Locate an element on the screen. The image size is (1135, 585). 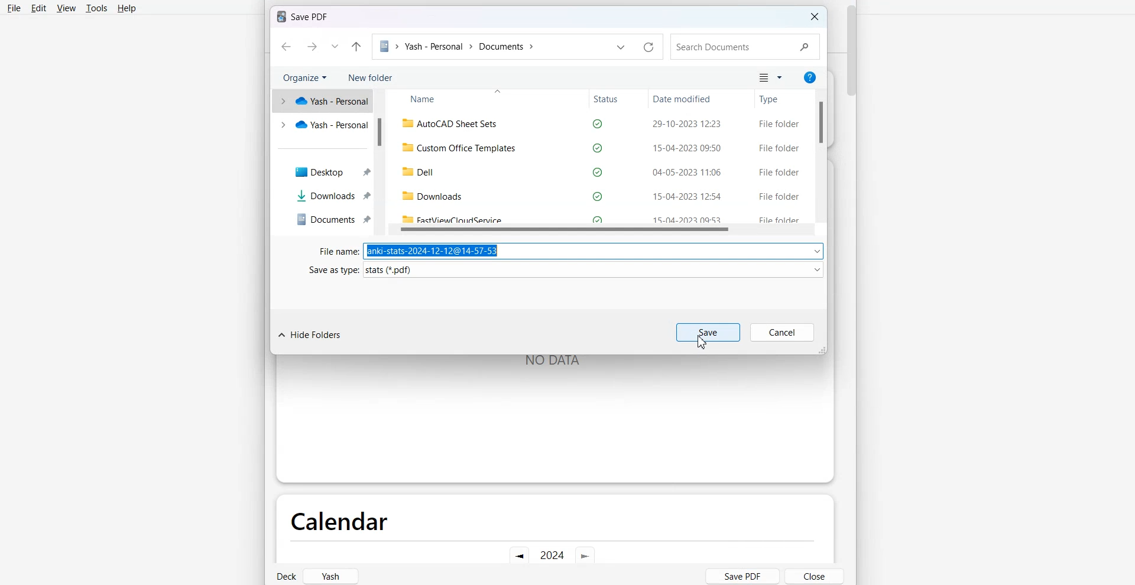
Hide Folders is located at coordinates (310, 336).